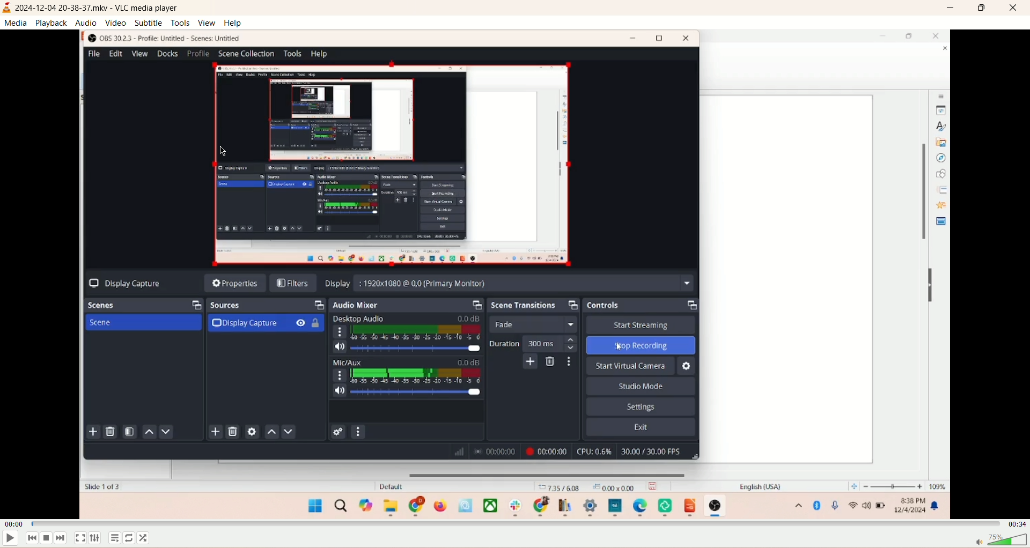 This screenshot has height=548, width=1030. What do you see at coordinates (104, 9) in the screenshot?
I see `2024-12-04 20-38-37.mkv - VLC media player` at bounding box center [104, 9].